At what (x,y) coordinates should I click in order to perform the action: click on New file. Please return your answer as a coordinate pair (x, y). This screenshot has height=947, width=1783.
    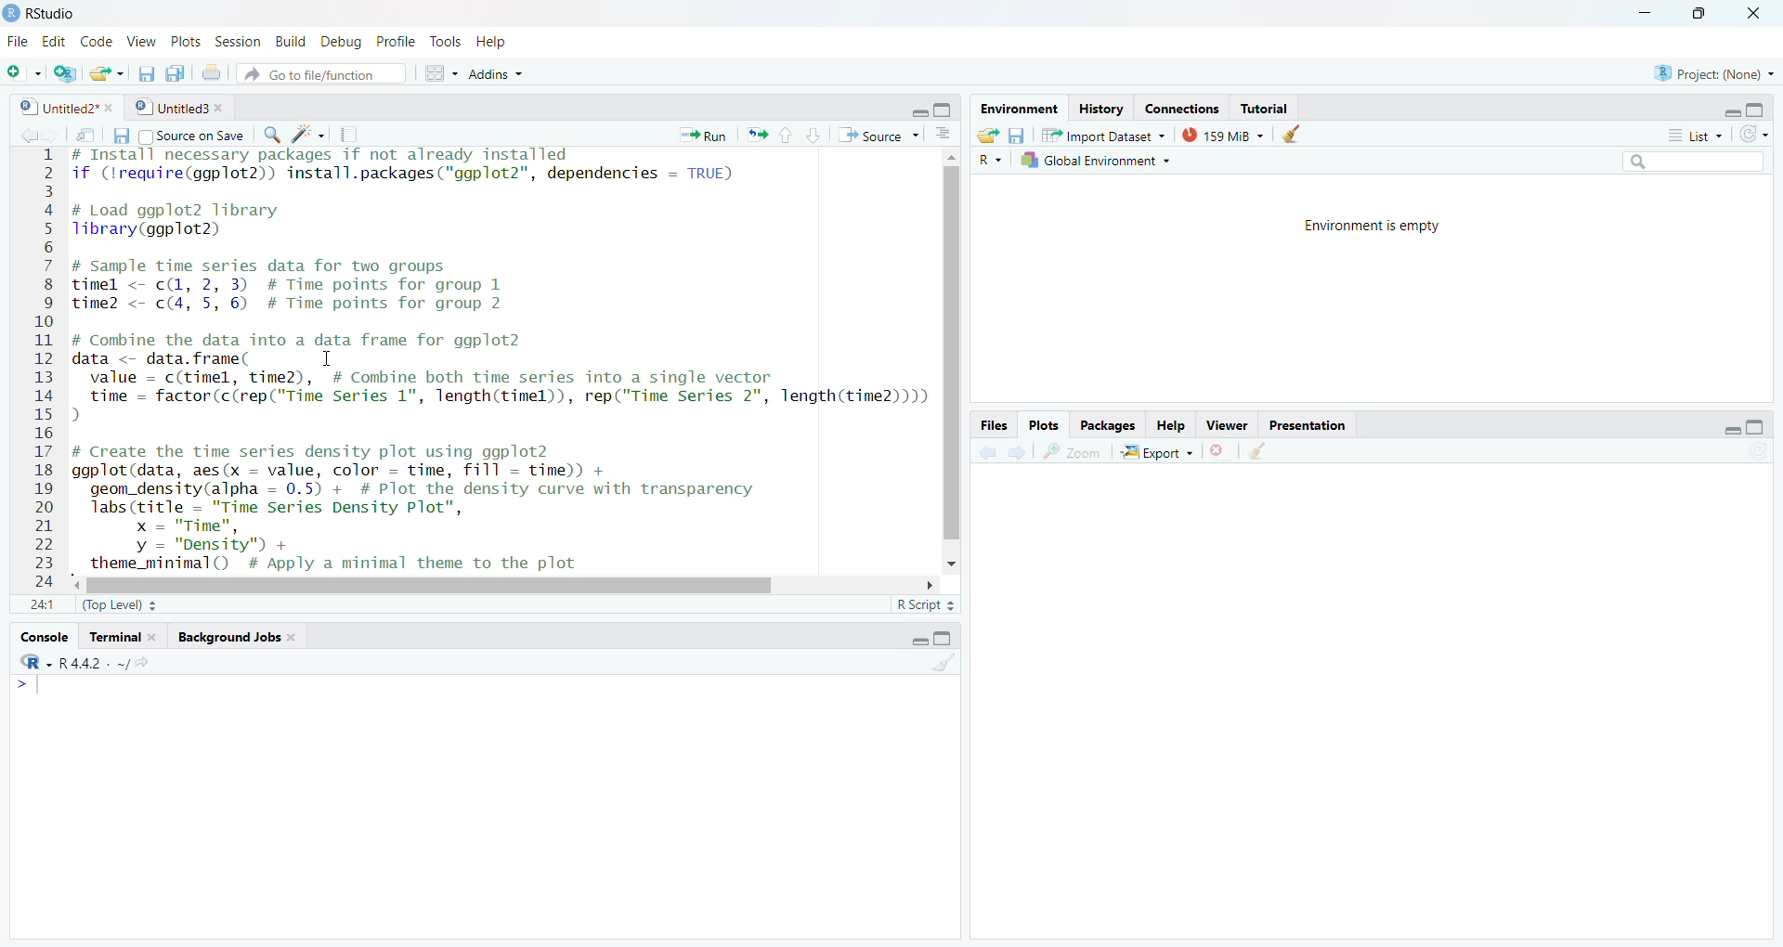
    Looking at the image, I should click on (24, 73).